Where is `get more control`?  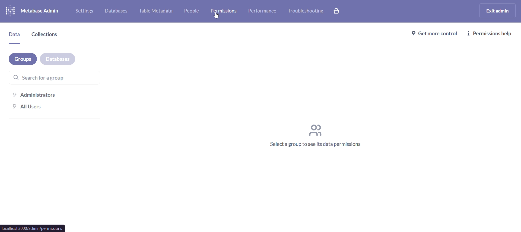
get more control is located at coordinates (435, 34).